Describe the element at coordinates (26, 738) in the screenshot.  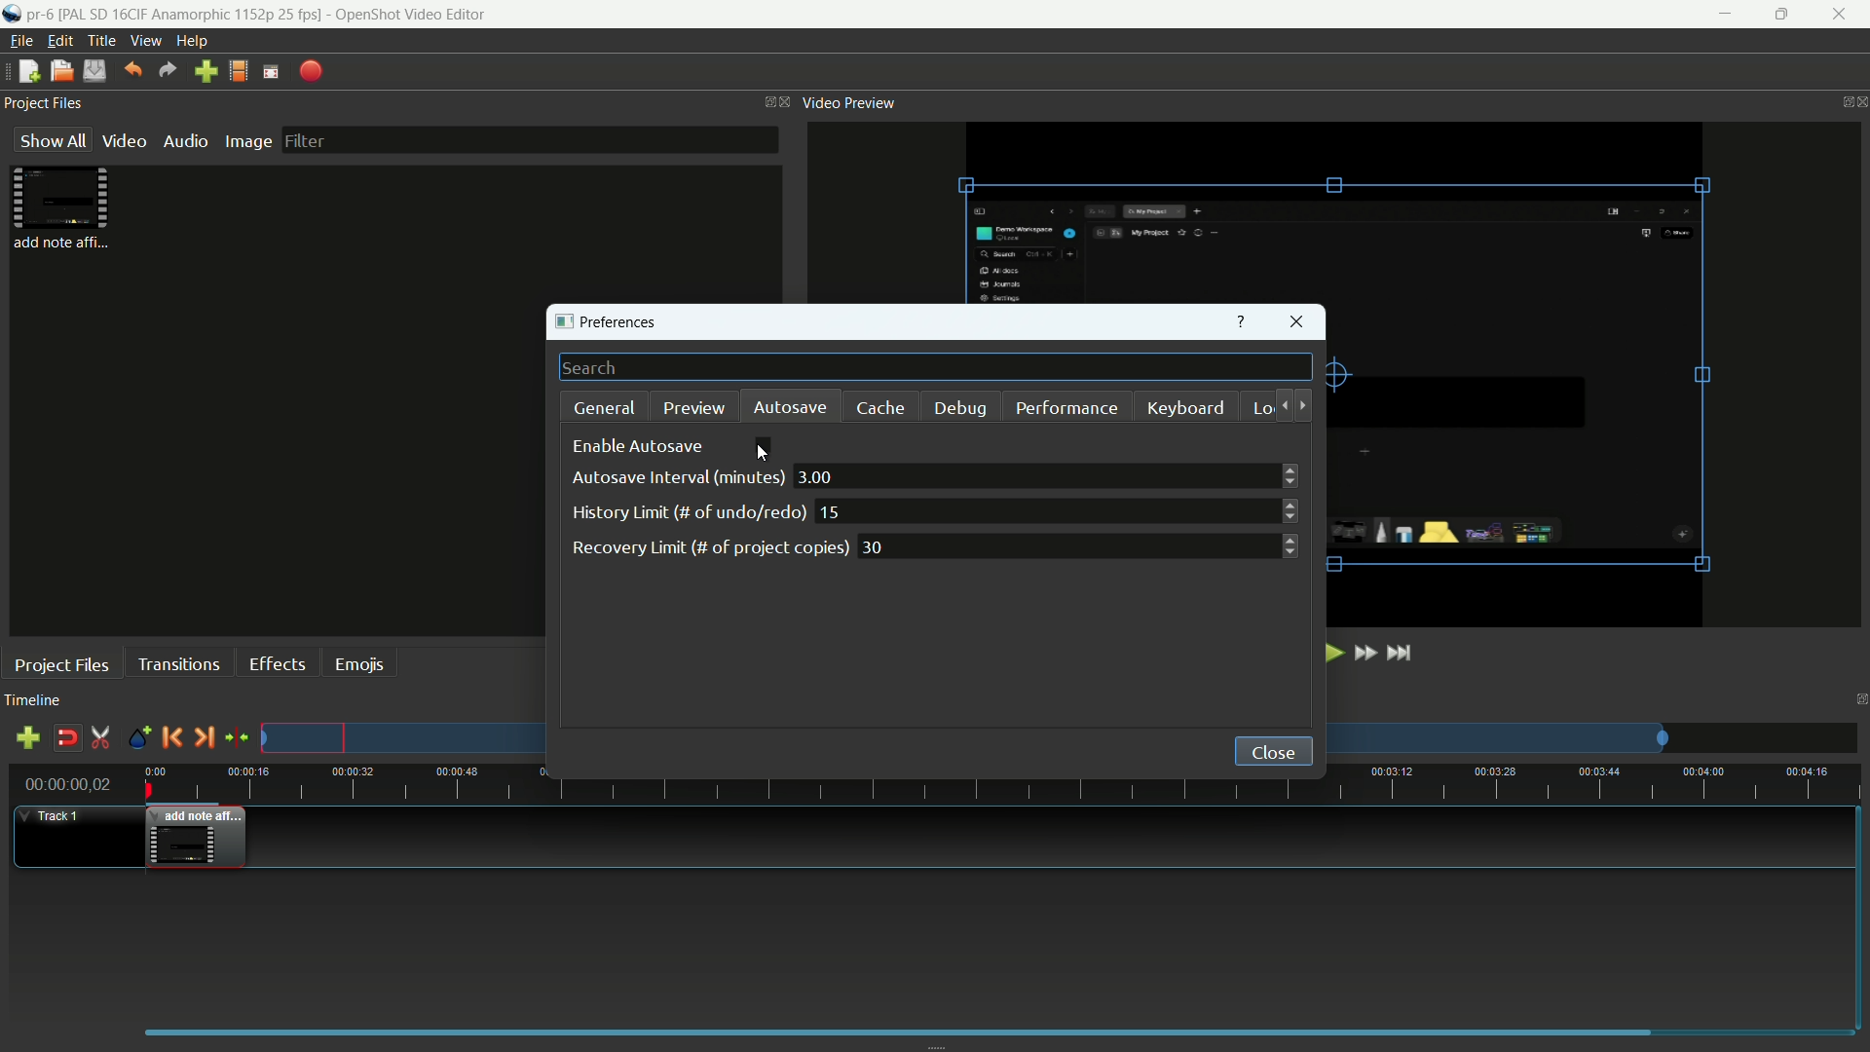
I see `add track` at that location.